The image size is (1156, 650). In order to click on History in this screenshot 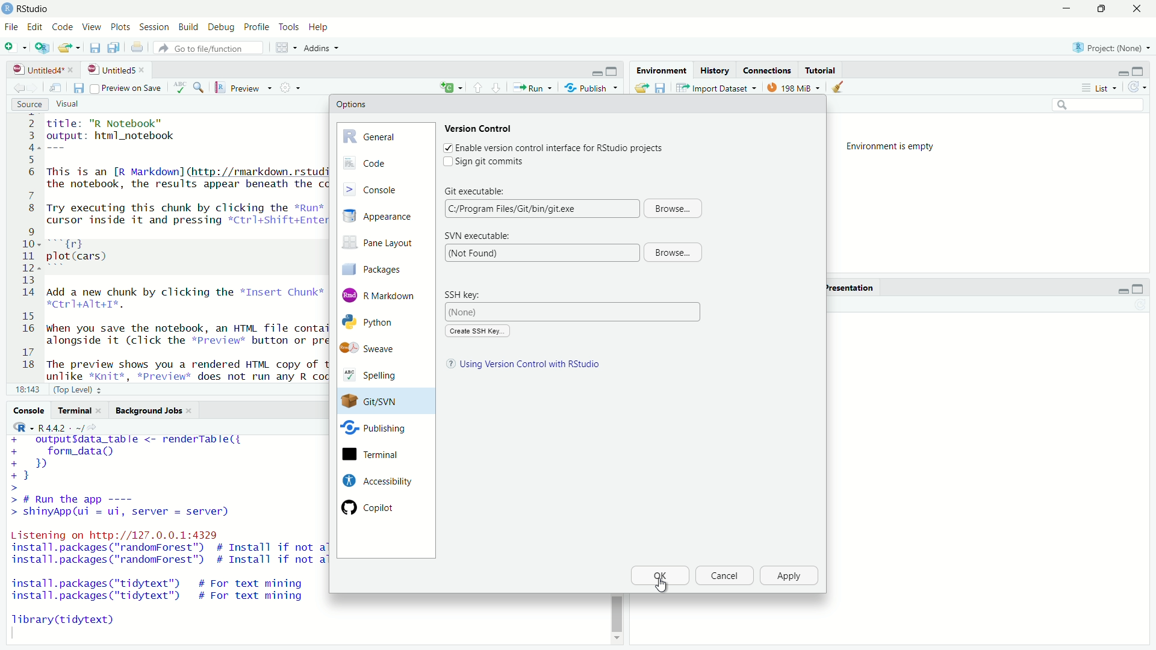, I will do `click(713, 70)`.